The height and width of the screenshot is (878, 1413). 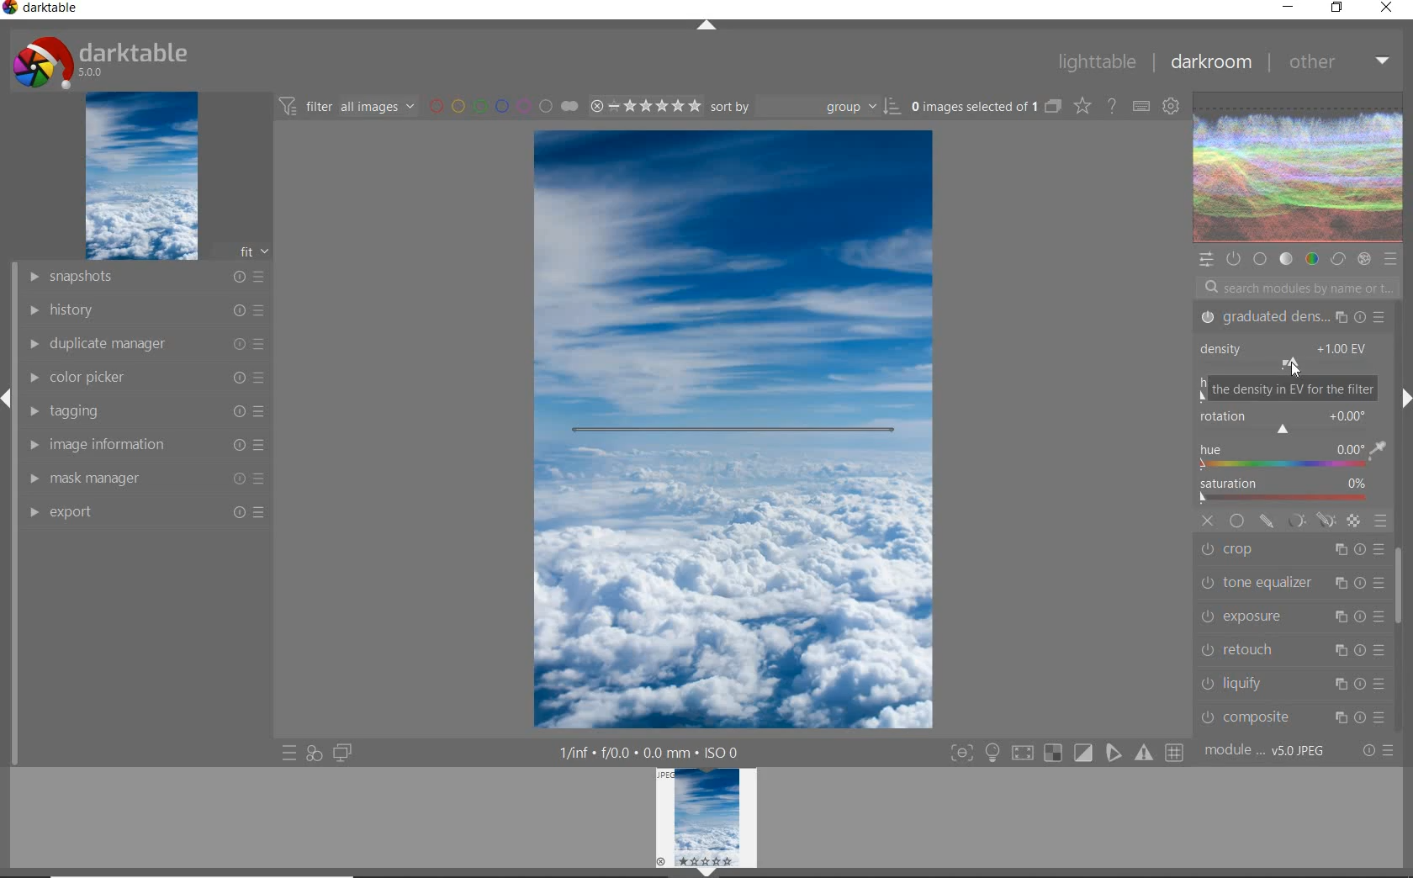 I want to click on COLOR PICKER, so click(x=147, y=378).